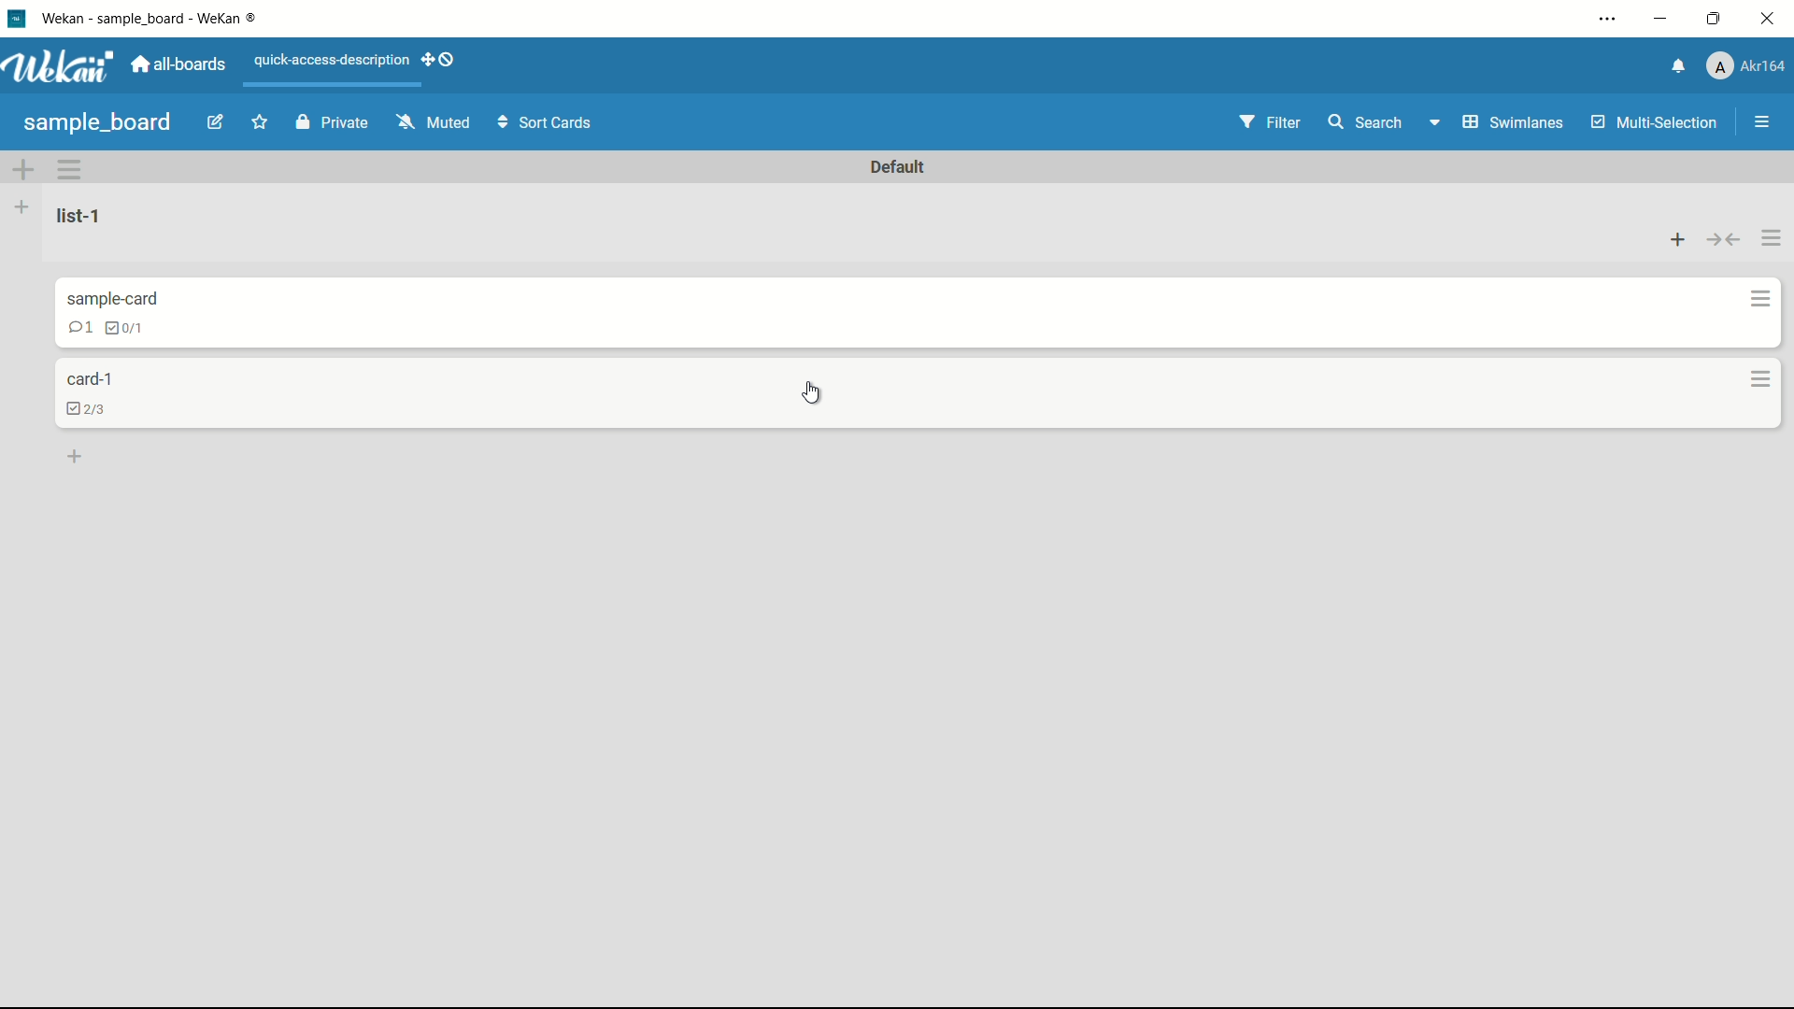 Image resolution: width=1794 pixels, height=1009 pixels. I want to click on cursor, so click(814, 395).